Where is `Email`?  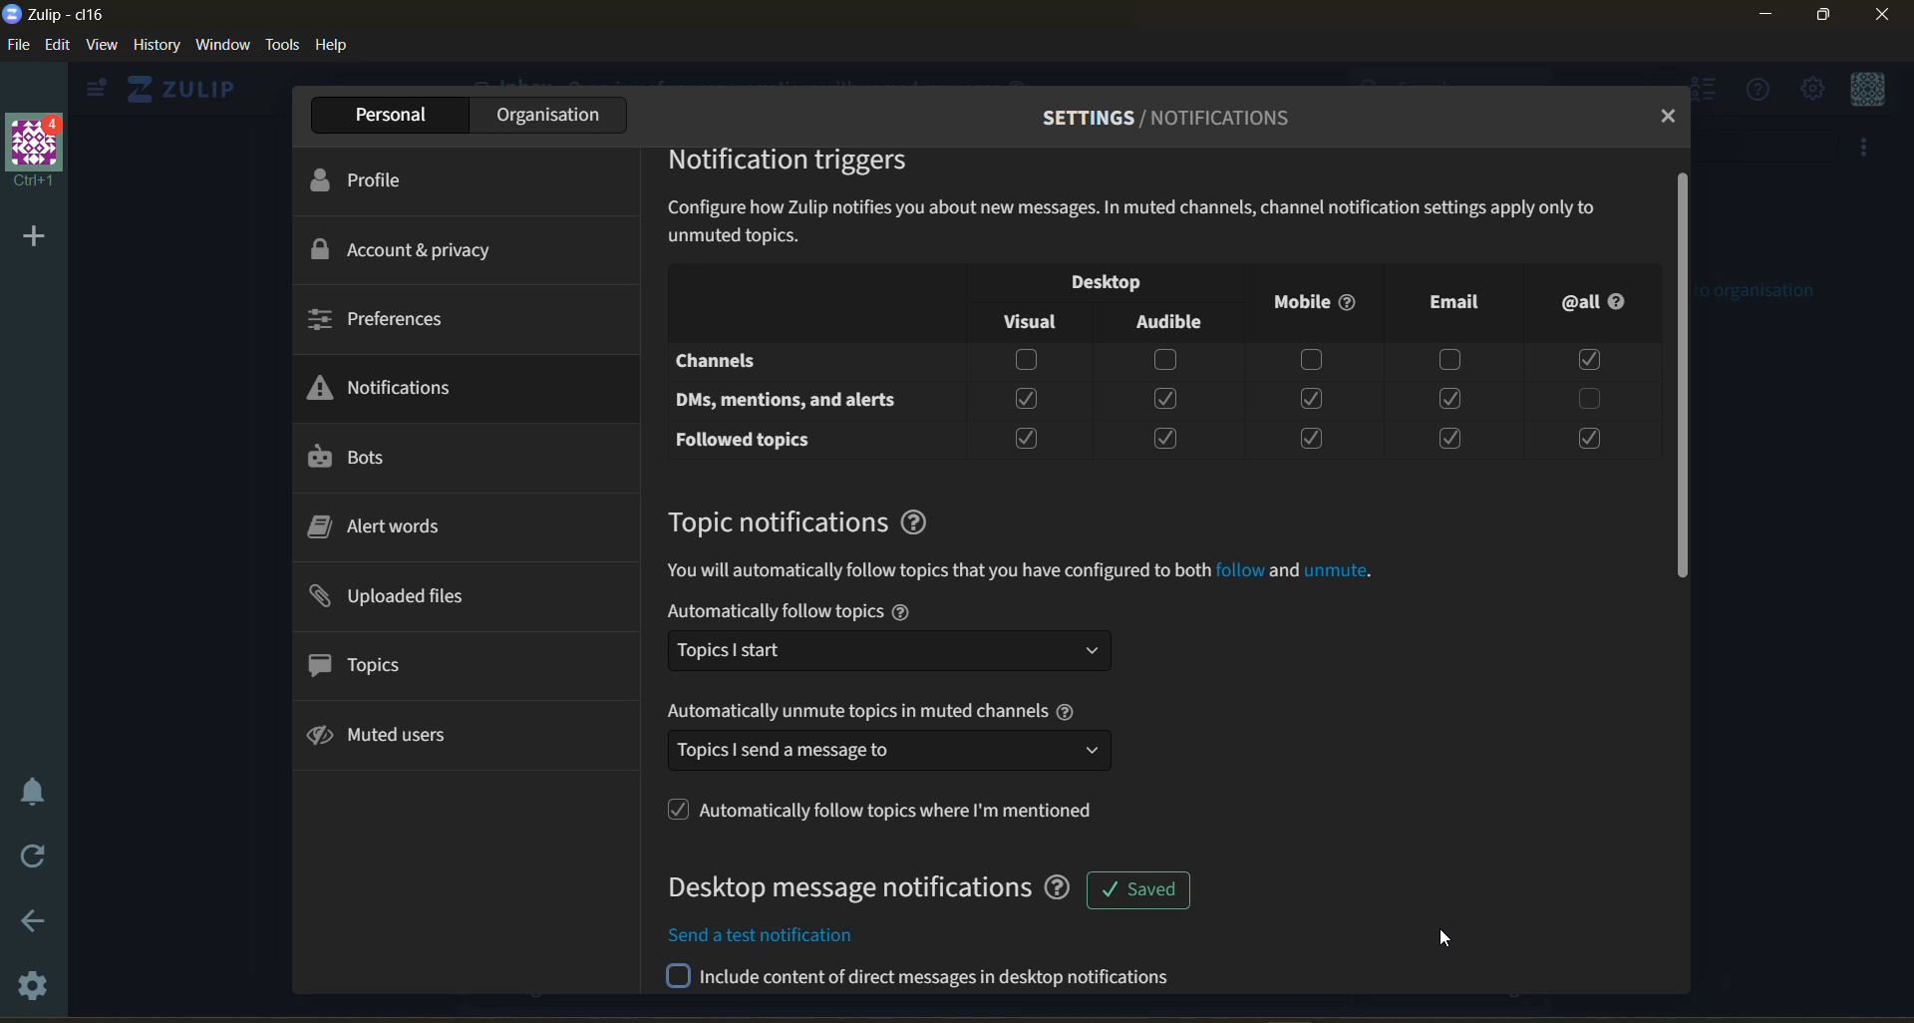
Email is located at coordinates (1457, 308).